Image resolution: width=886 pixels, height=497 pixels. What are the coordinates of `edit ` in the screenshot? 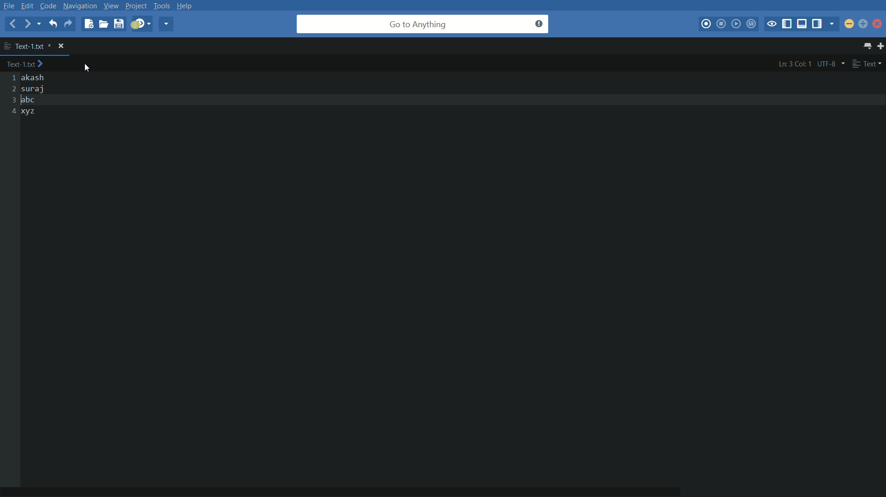 It's located at (29, 6).